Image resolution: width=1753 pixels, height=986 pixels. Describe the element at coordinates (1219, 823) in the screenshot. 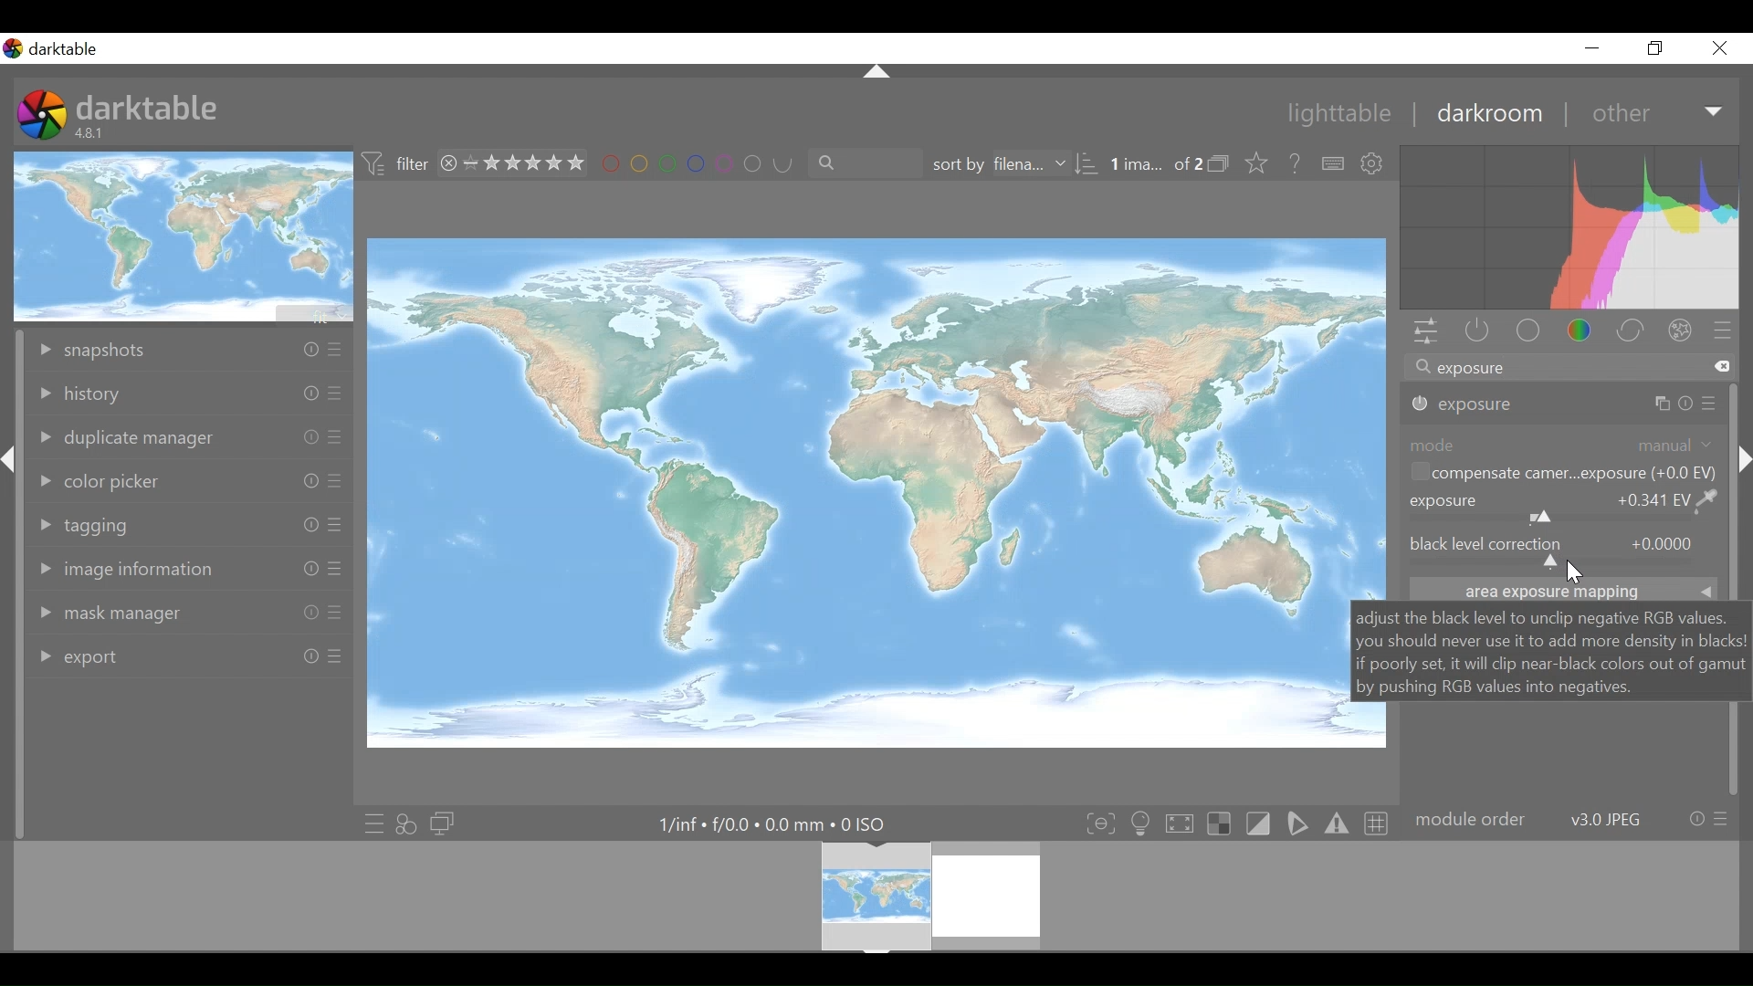

I see `toggle indication of raw overexposure` at that location.